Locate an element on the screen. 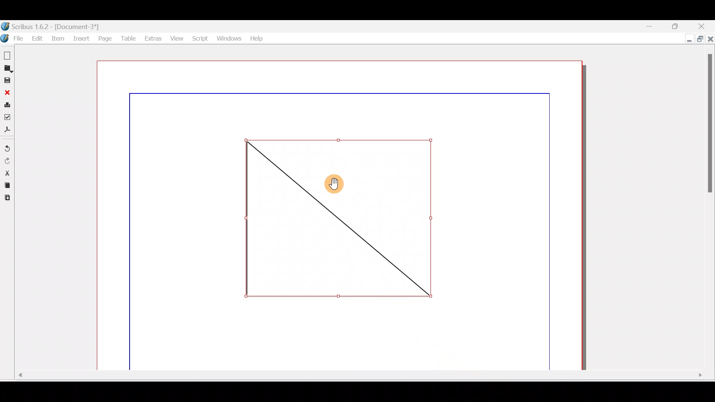 The height and width of the screenshot is (402, 715). Minimise is located at coordinates (650, 26).